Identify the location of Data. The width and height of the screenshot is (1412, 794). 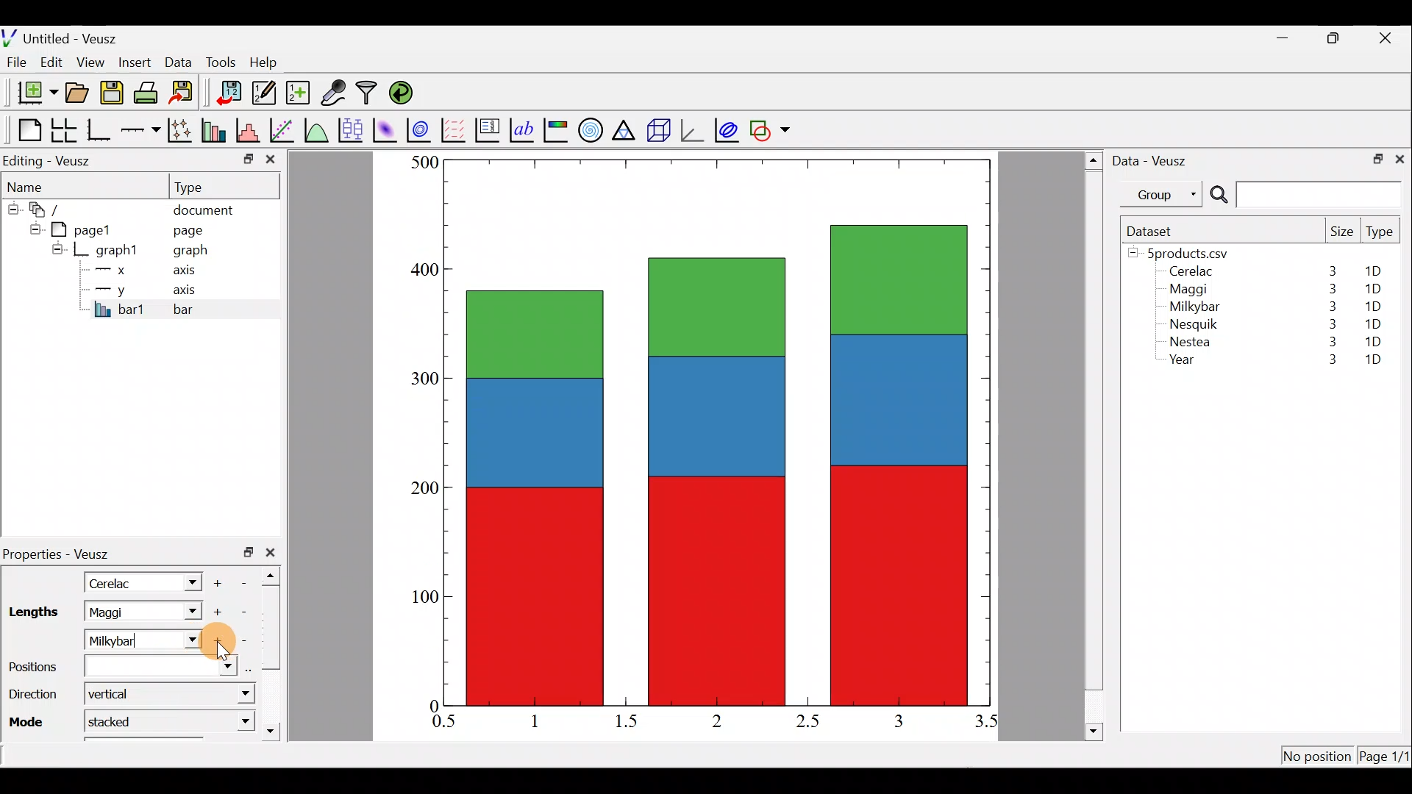
(178, 61).